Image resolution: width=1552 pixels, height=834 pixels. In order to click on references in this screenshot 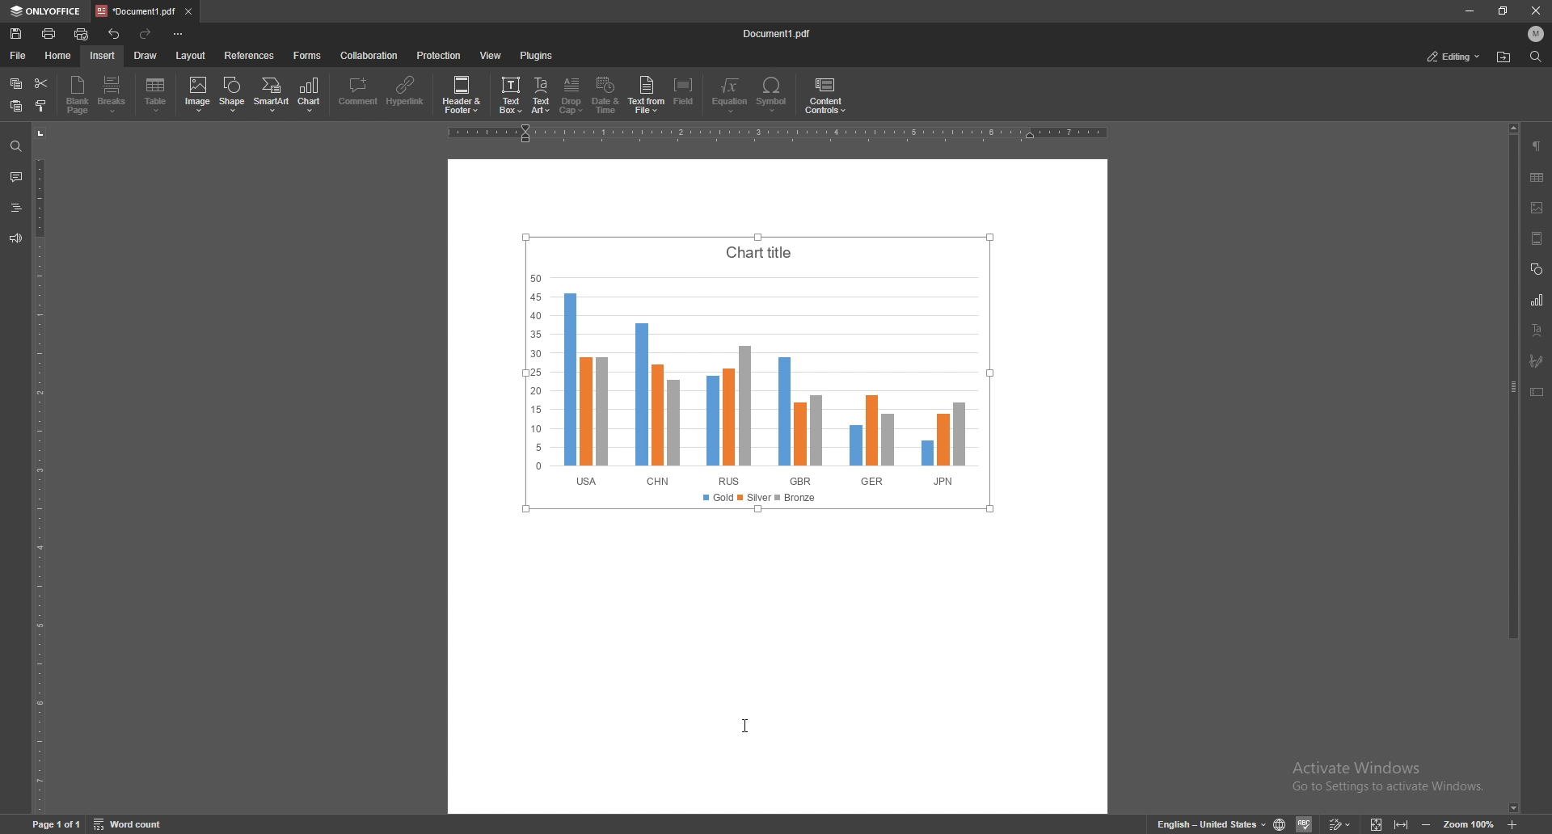, I will do `click(251, 55)`.